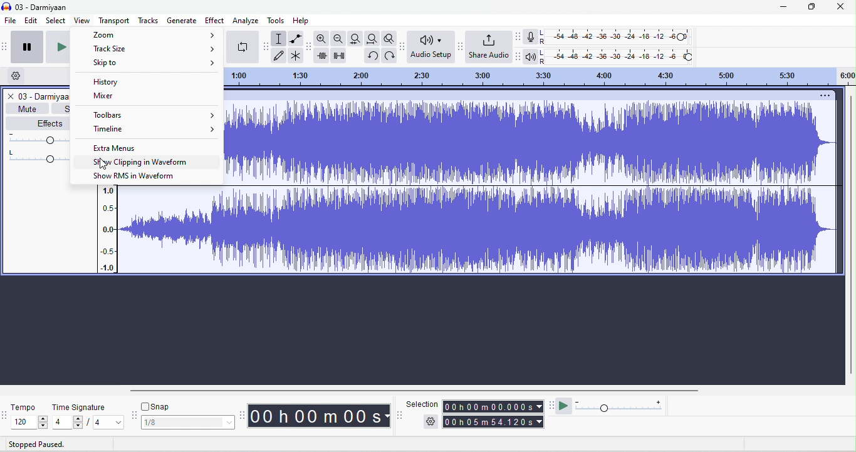 The height and width of the screenshot is (452, 856). I want to click on view, so click(83, 20).